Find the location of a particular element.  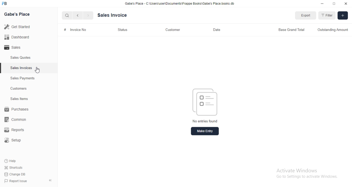

Get started is located at coordinates (18, 27).